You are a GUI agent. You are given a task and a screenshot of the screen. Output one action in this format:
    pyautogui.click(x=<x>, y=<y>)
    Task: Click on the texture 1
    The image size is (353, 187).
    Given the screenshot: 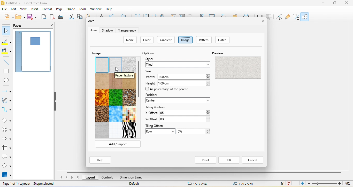 What is the action you would take?
    pyautogui.click(x=102, y=65)
    